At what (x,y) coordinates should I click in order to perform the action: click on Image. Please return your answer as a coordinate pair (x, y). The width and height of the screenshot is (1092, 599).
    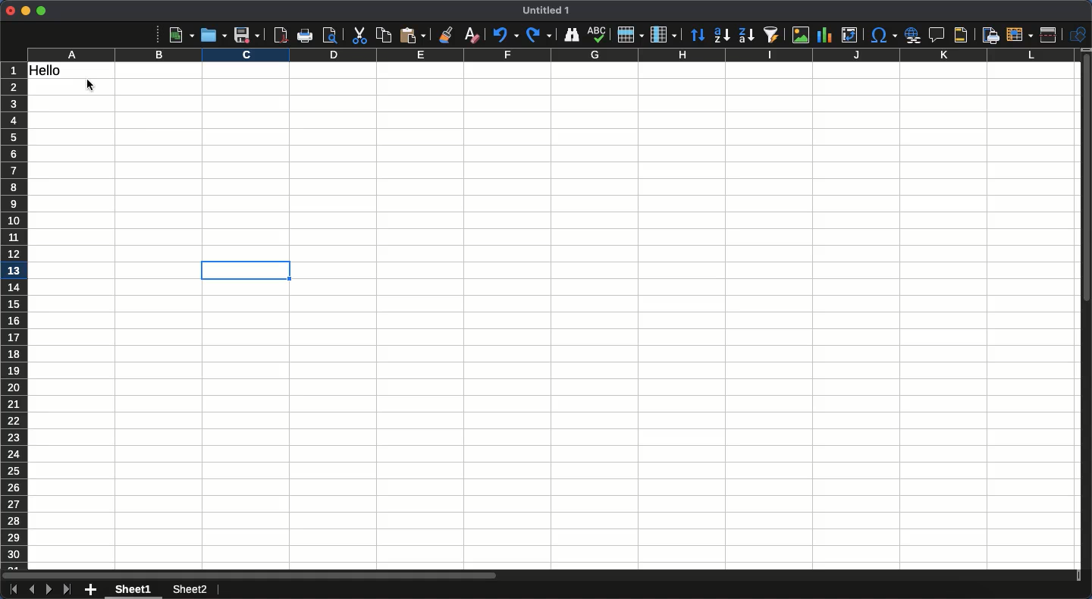
    Looking at the image, I should click on (797, 35).